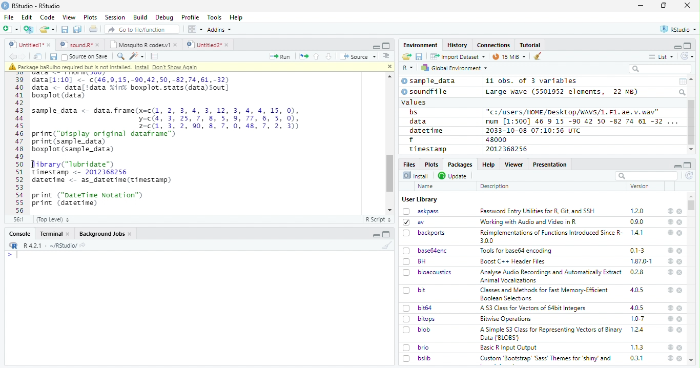 The width and height of the screenshot is (700, 368). What do you see at coordinates (142, 29) in the screenshot?
I see `Go to file/function` at bounding box center [142, 29].